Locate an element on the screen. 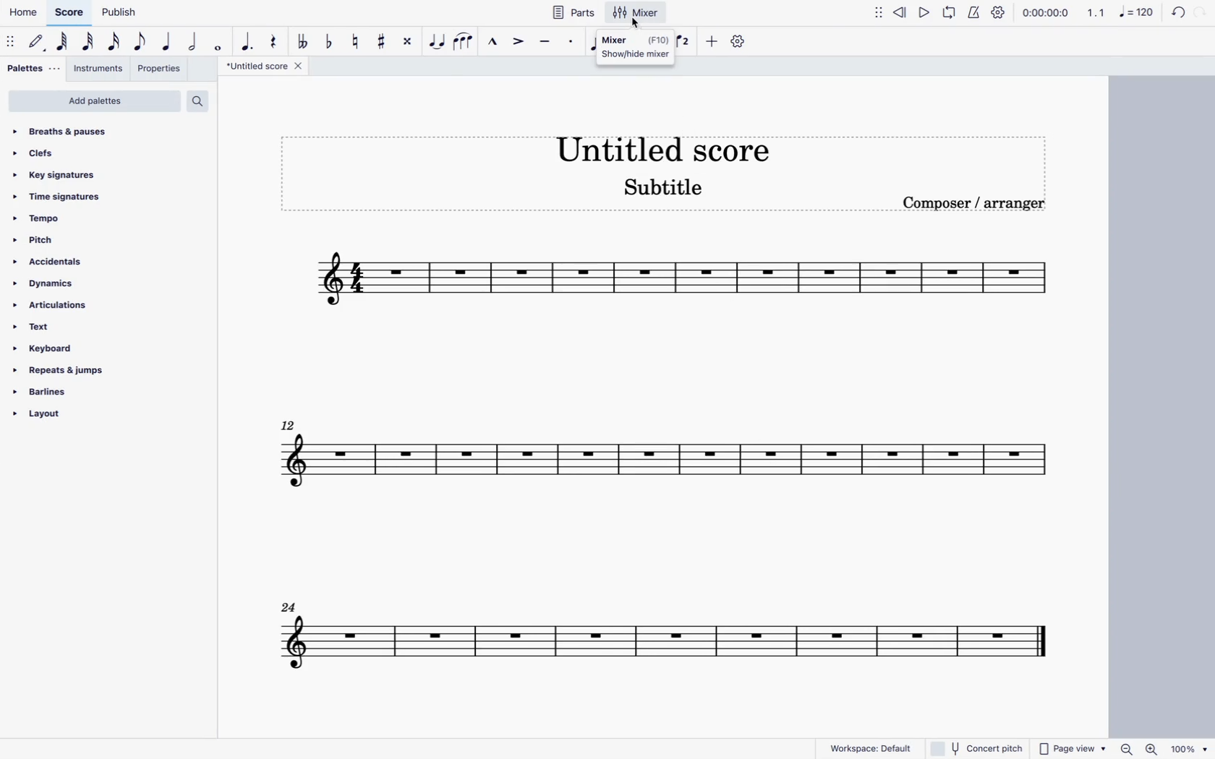 The height and width of the screenshot is (759, 1215). 32nd note is located at coordinates (90, 42).